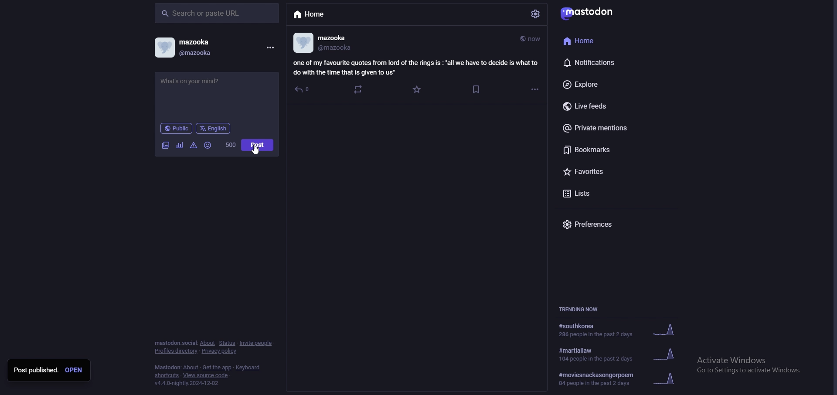  Describe the element at coordinates (605, 193) in the screenshot. I see `lists` at that location.